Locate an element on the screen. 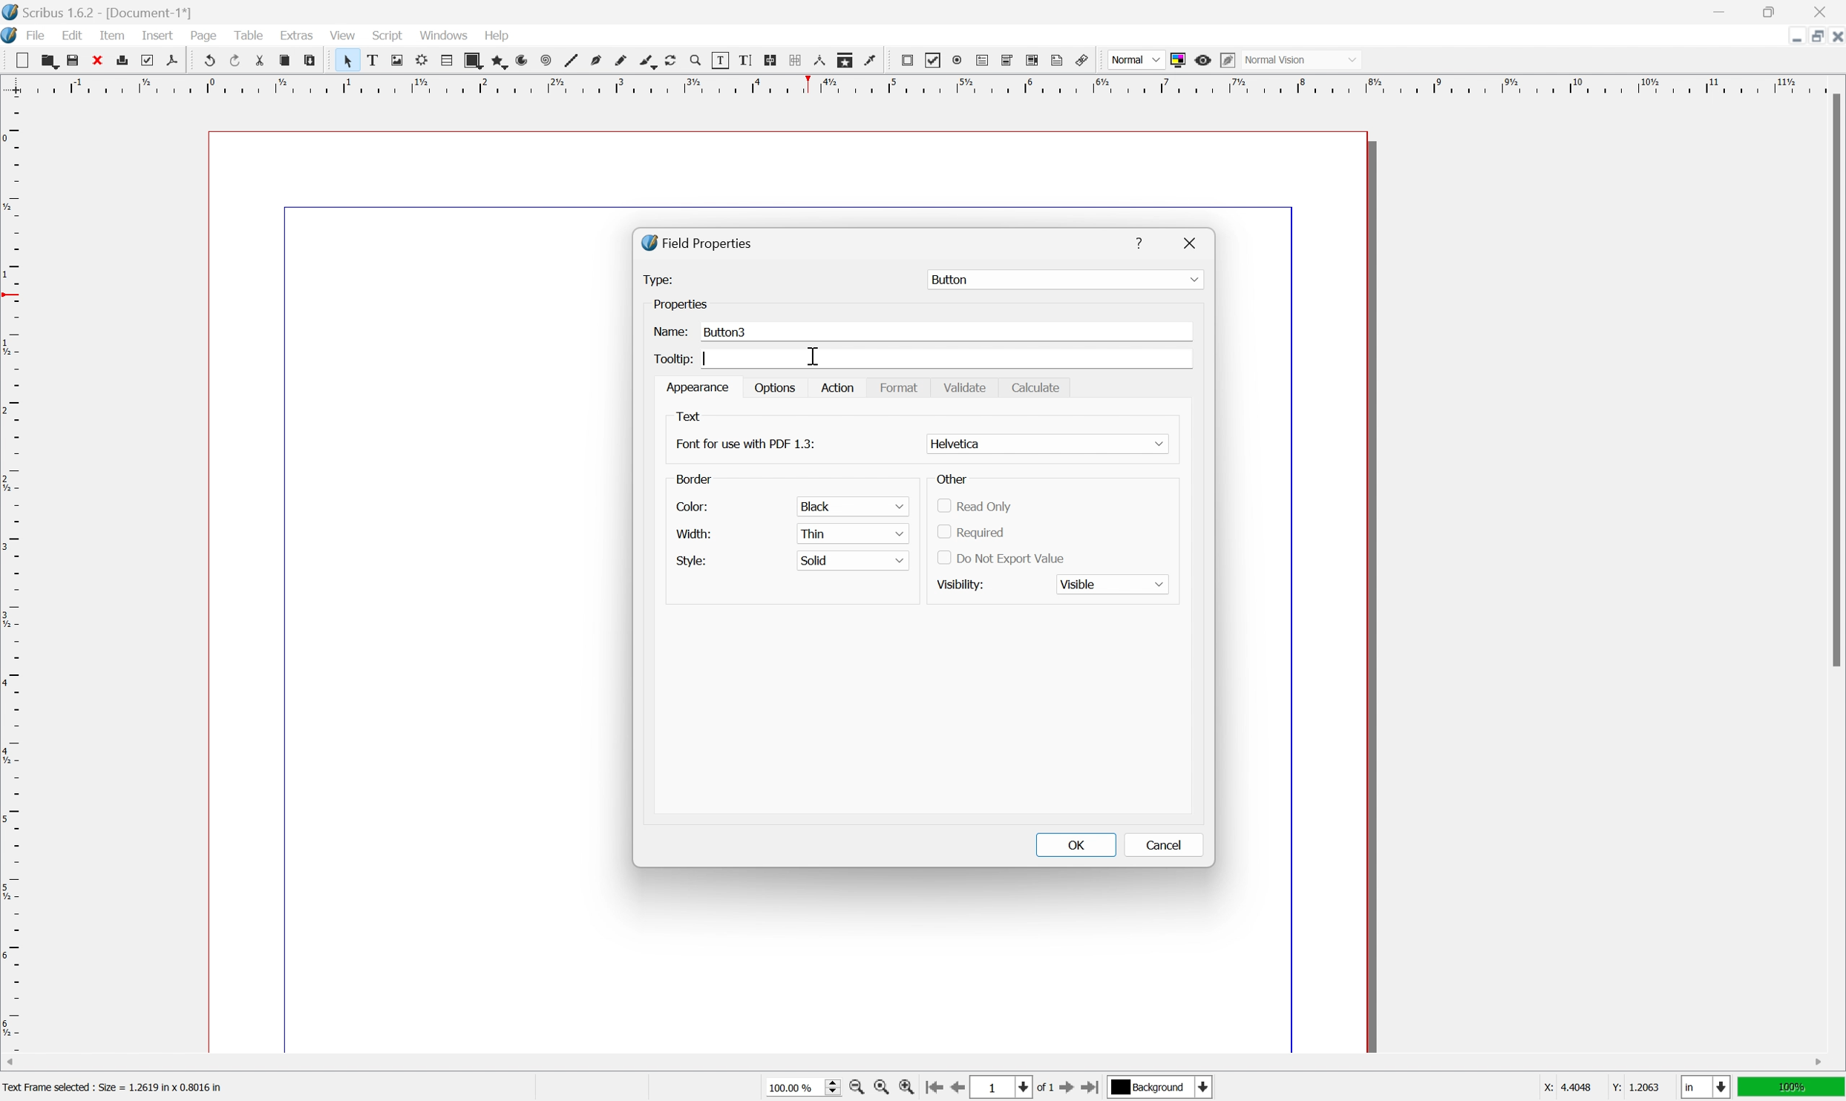  table is located at coordinates (249, 36).